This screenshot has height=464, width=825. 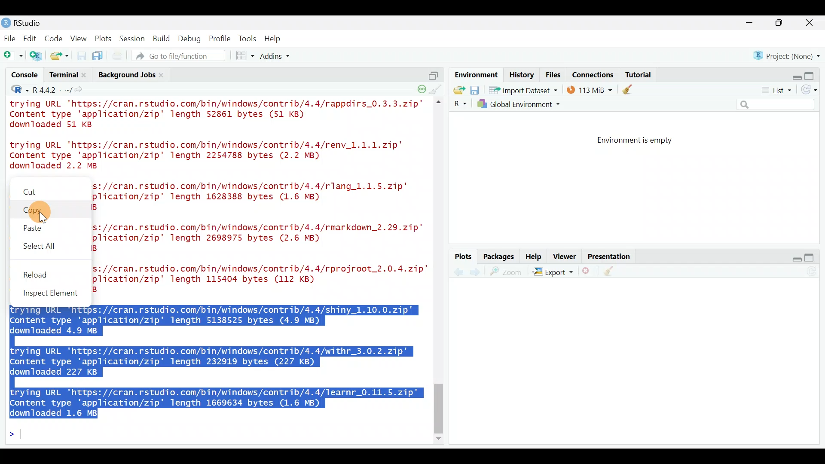 I want to click on Connections, so click(x=593, y=74).